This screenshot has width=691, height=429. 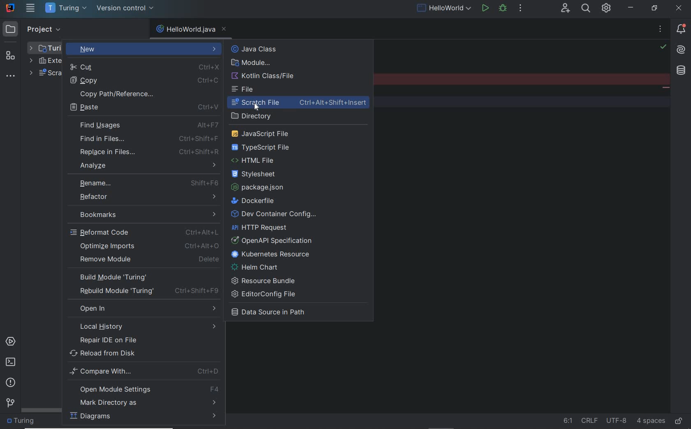 What do you see at coordinates (12, 76) in the screenshot?
I see `more tool windows` at bounding box center [12, 76].